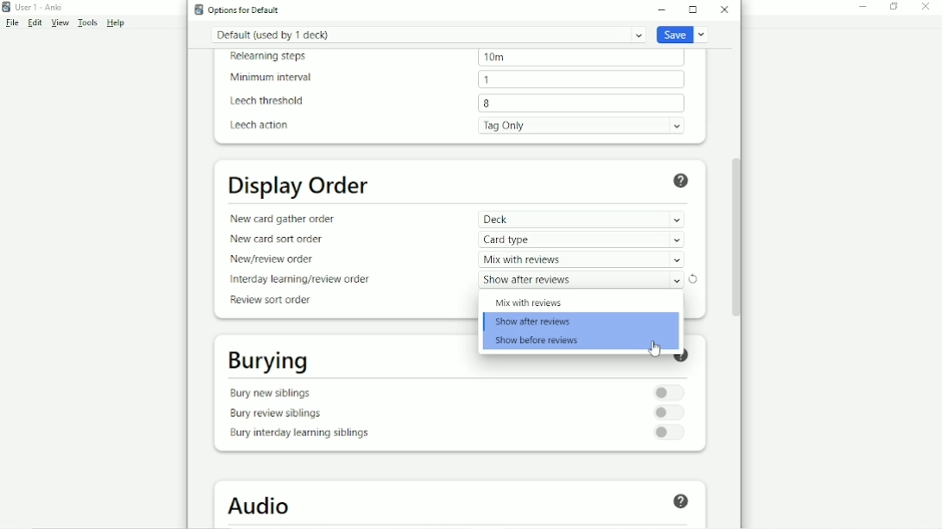  What do you see at coordinates (7, 7) in the screenshot?
I see `Anki logo` at bounding box center [7, 7].